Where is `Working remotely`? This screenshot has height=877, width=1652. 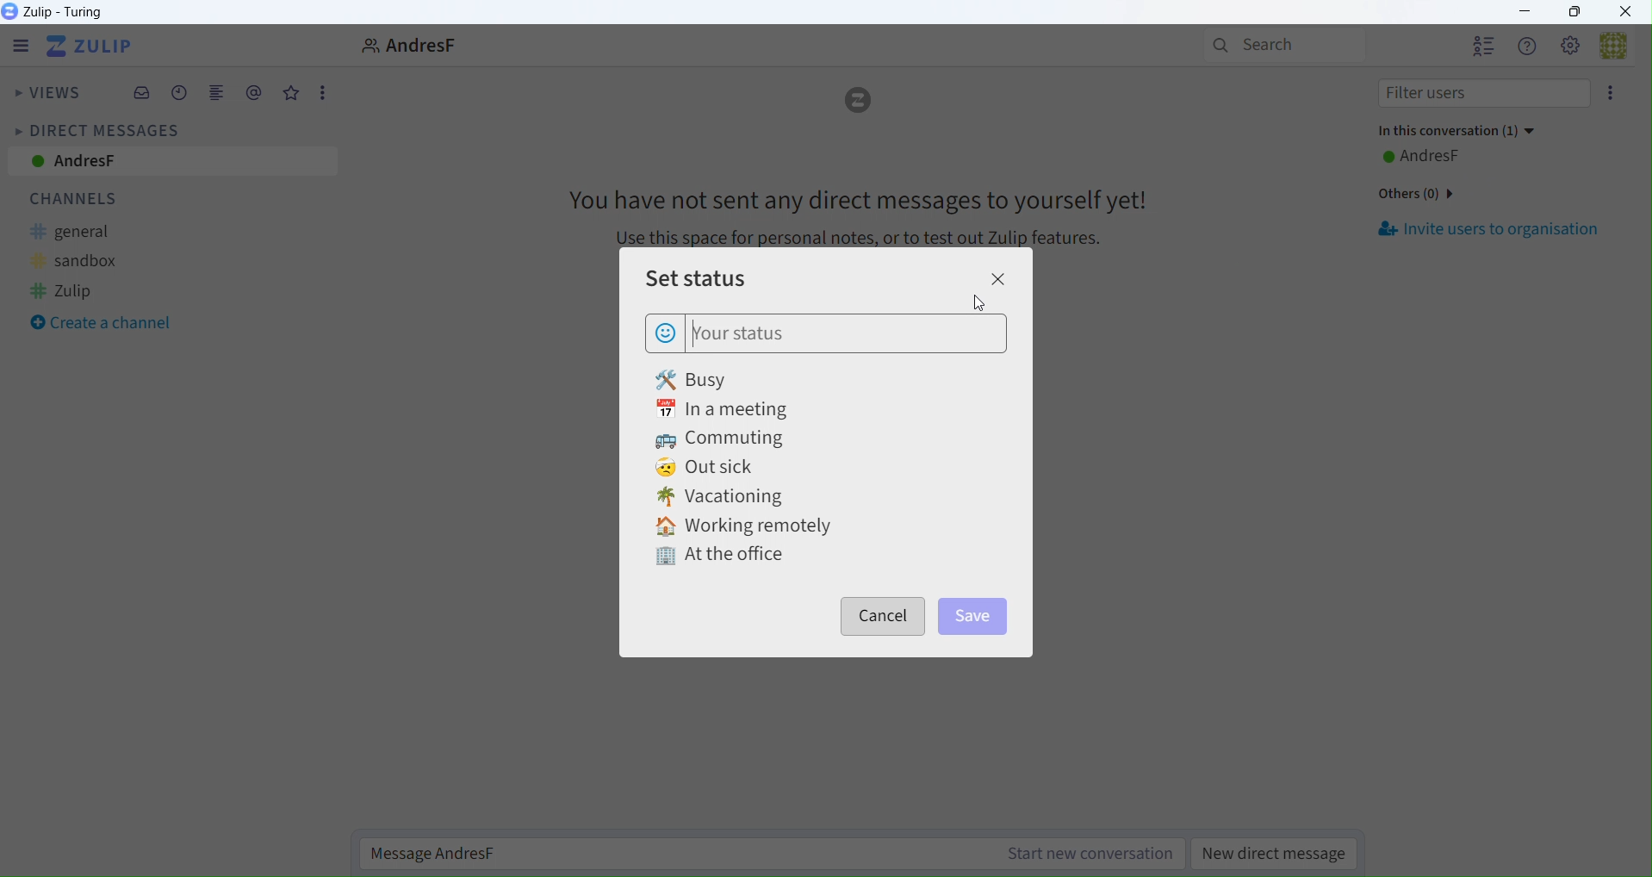
Working remotely is located at coordinates (752, 525).